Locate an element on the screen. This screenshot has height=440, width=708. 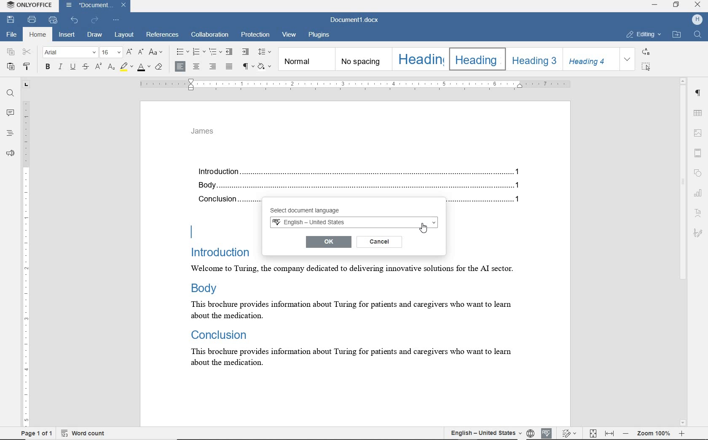
font is located at coordinates (70, 53).